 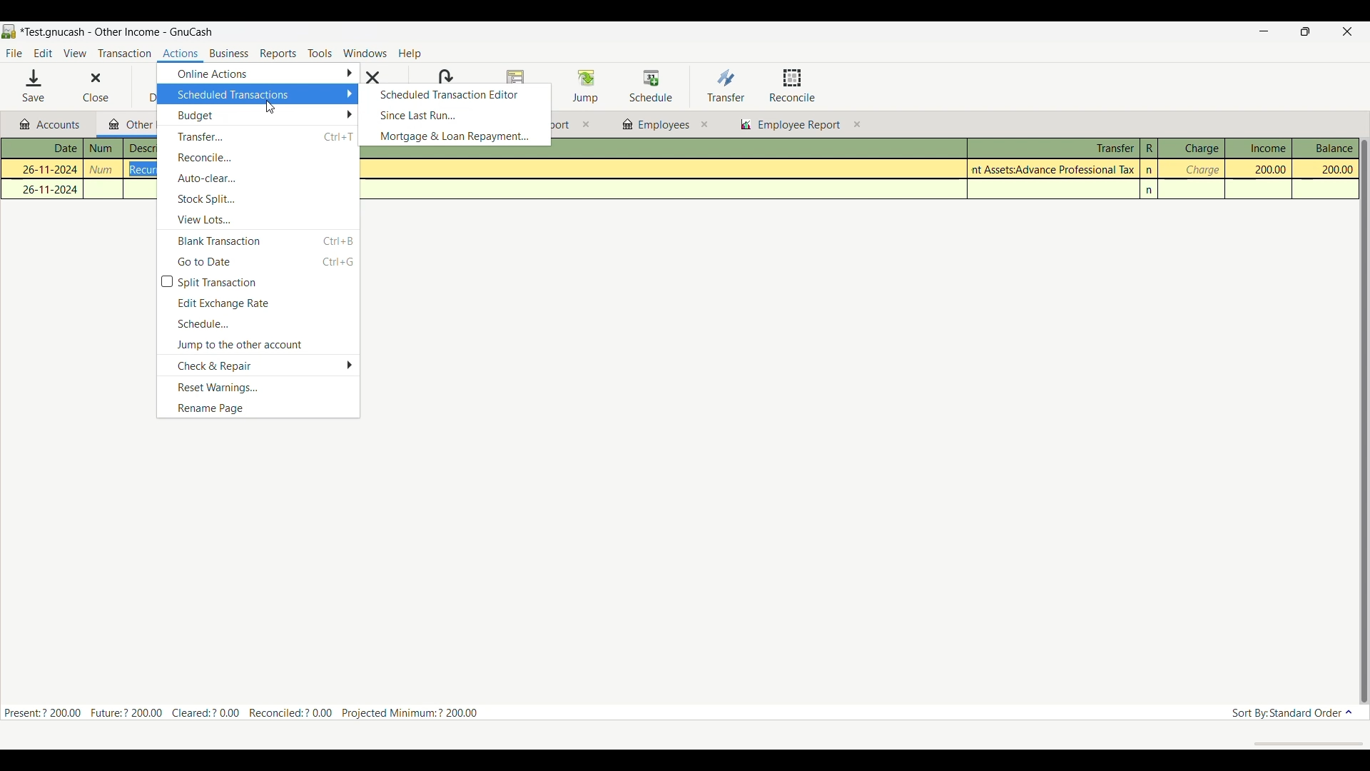 What do you see at coordinates (1301, 743) in the screenshot?
I see `scroll` at bounding box center [1301, 743].